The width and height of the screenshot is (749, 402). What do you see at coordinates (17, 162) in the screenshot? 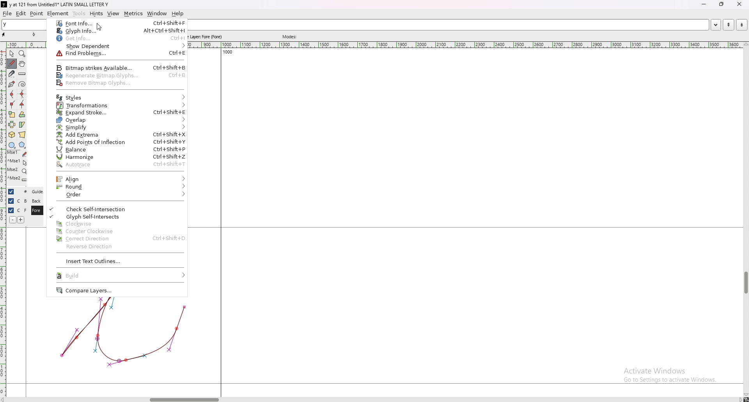
I see `mse 1` at bounding box center [17, 162].